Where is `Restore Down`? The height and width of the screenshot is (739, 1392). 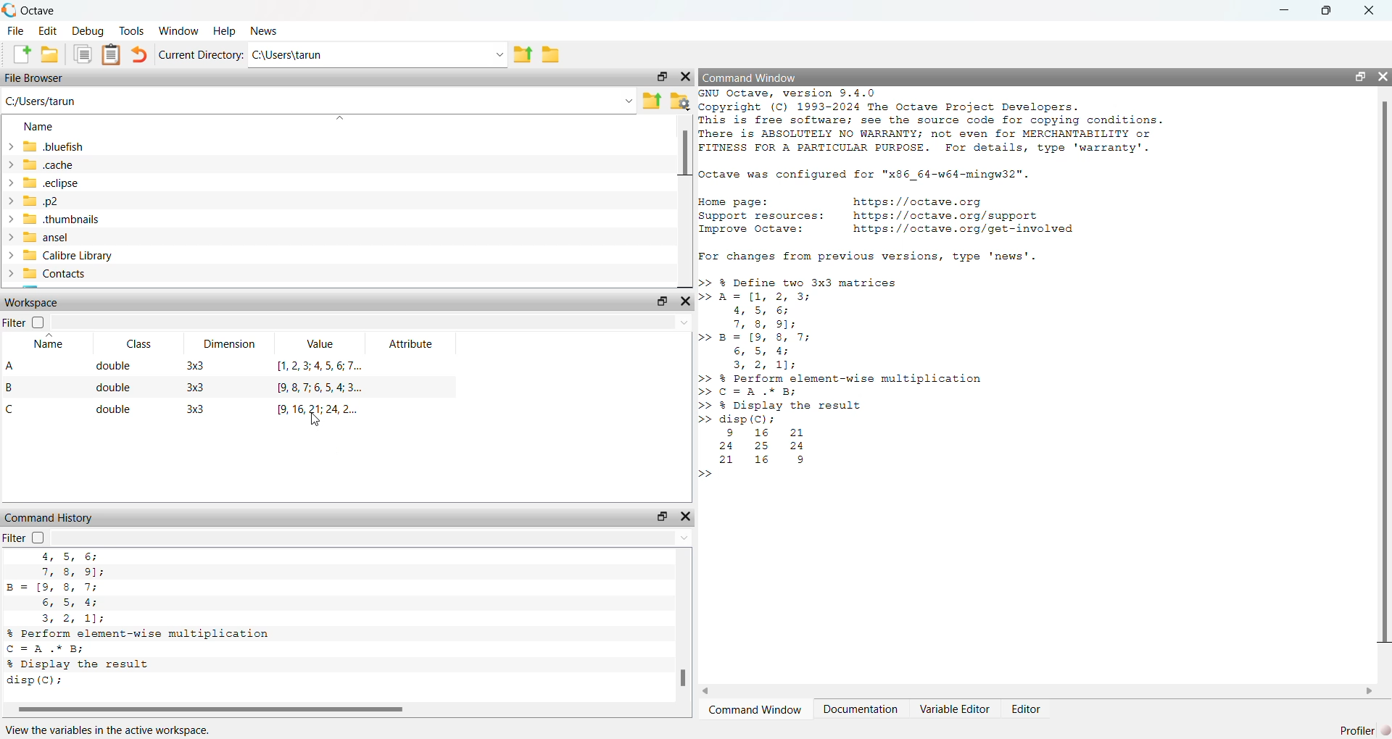 Restore Down is located at coordinates (1361, 77).